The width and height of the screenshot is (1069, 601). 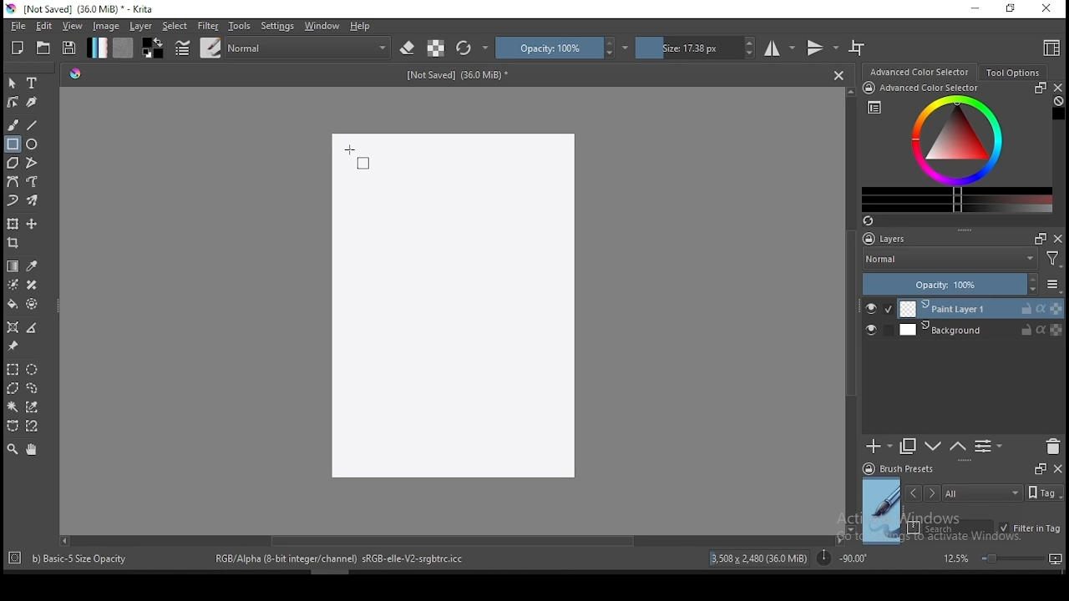 I want to click on Target, so click(x=16, y=558).